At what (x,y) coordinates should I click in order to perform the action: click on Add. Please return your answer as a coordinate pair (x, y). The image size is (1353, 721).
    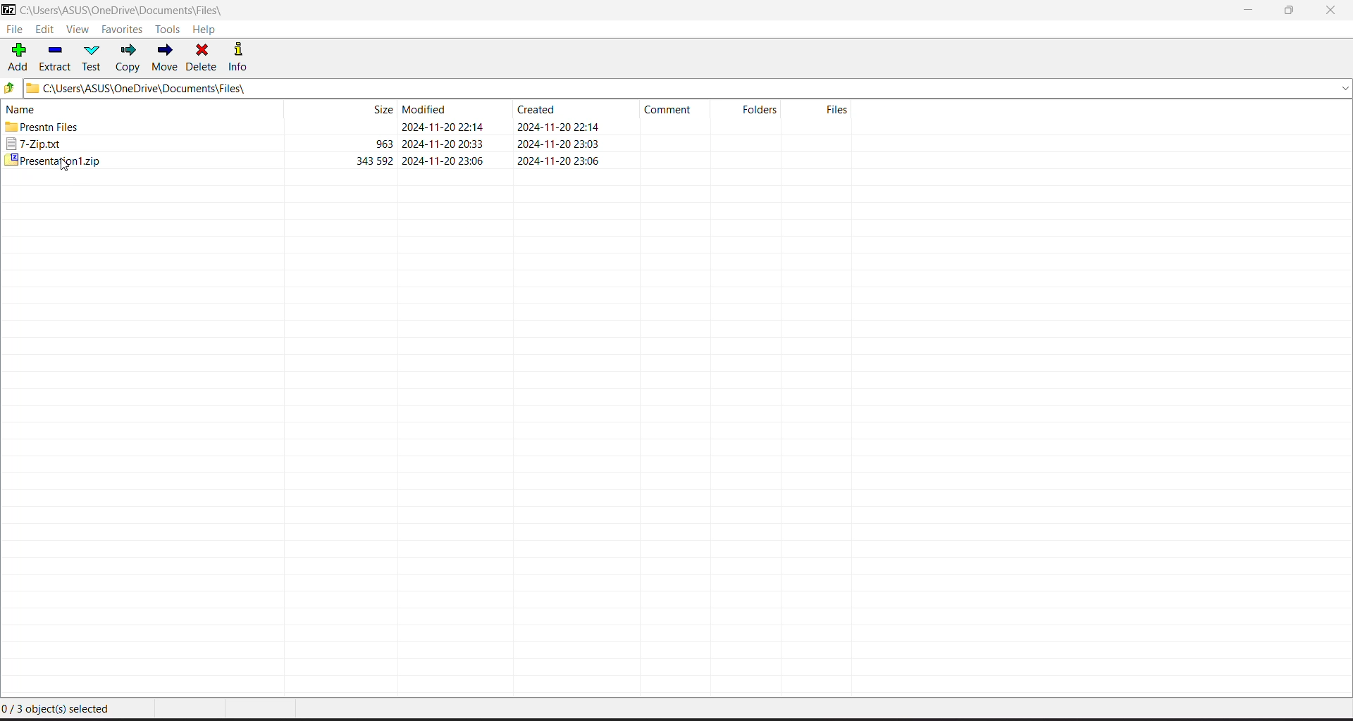
    Looking at the image, I should click on (18, 56).